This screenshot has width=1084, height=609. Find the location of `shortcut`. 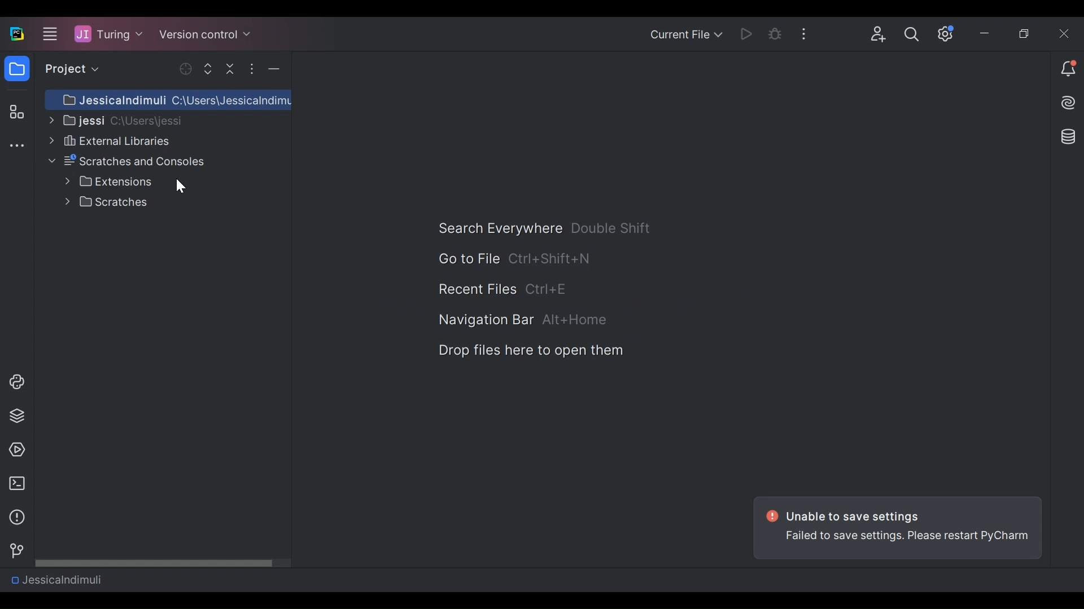

shortcut is located at coordinates (549, 290).